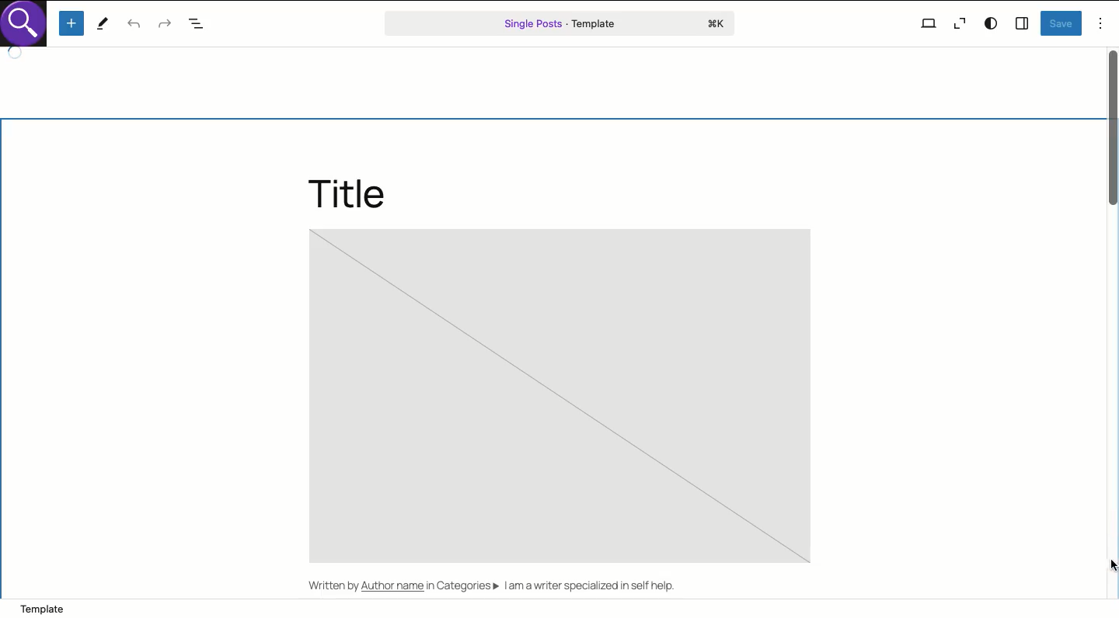 The width and height of the screenshot is (1119, 618). What do you see at coordinates (1023, 22) in the screenshot?
I see `Sidebar` at bounding box center [1023, 22].